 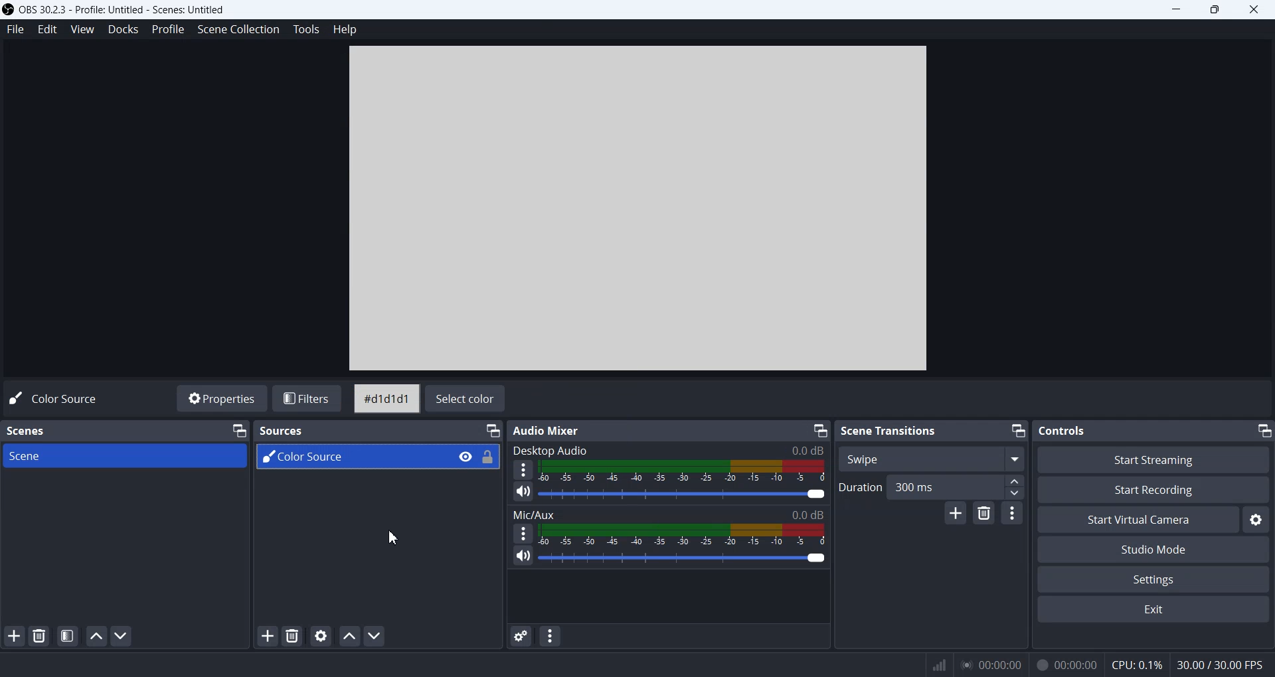 What do you see at coordinates (15, 635) in the screenshot?
I see `Add Scene` at bounding box center [15, 635].